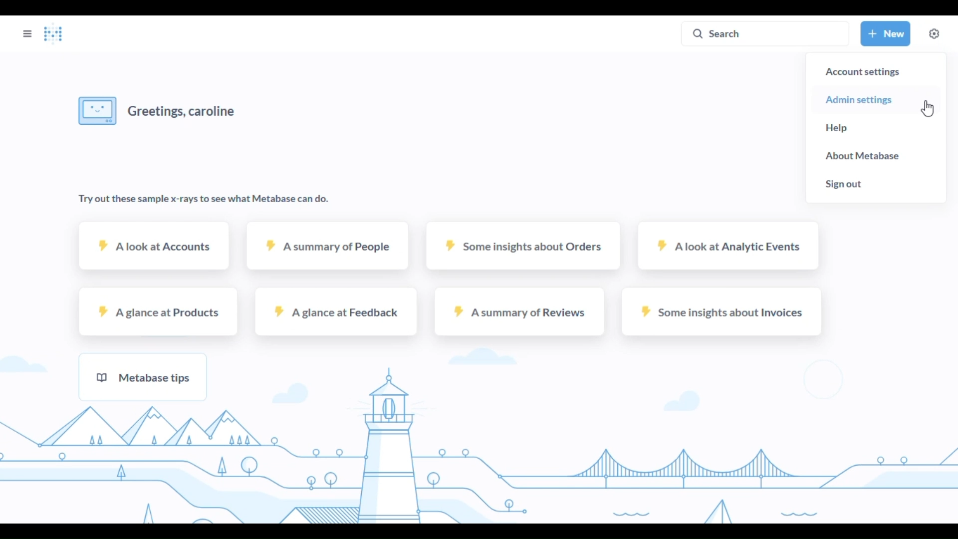 This screenshot has height=539, width=958. Describe the element at coordinates (334, 312) in the screenshot. I see `a glance at feedback` at that location.